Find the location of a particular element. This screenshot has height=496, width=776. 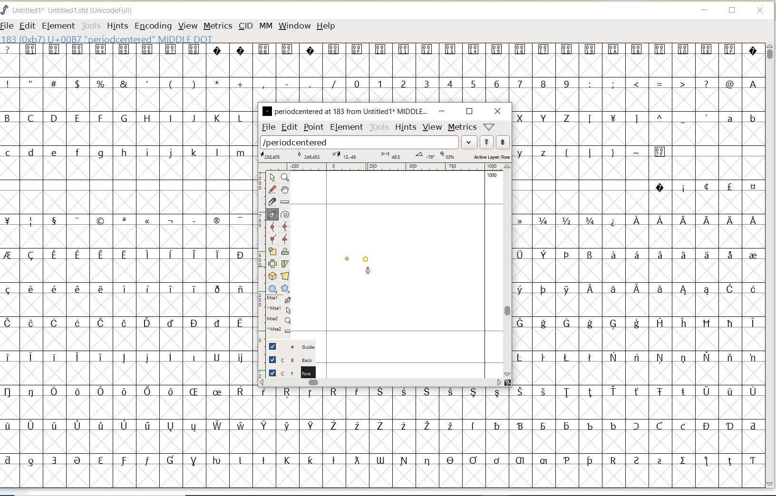

scrollbar is located at coordinates (381, 382).